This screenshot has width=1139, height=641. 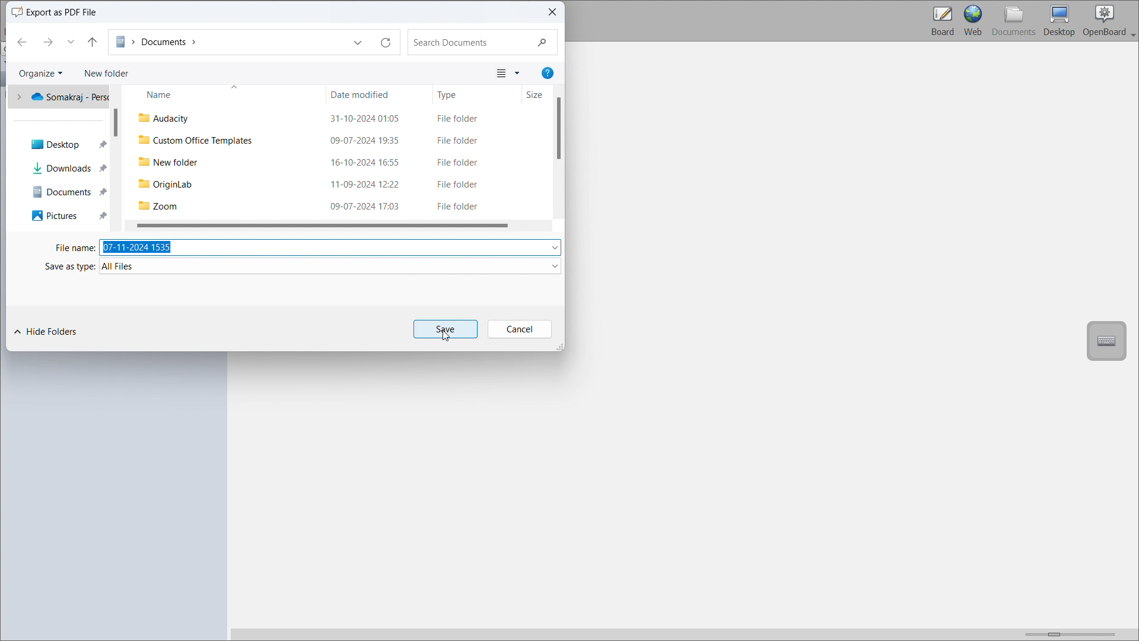 I want to click on date modified, so click(x=368, y=95).